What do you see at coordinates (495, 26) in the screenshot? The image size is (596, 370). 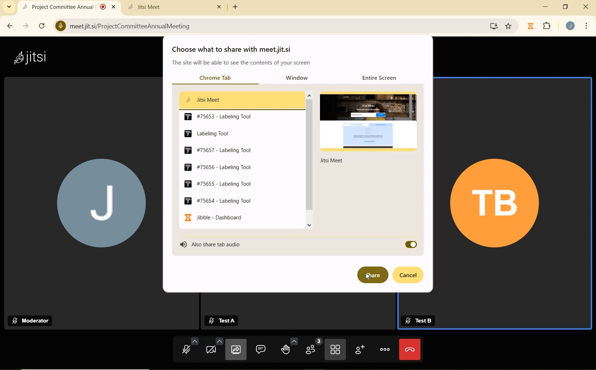 I see `Download webpage` at bounding box center [495, 26].